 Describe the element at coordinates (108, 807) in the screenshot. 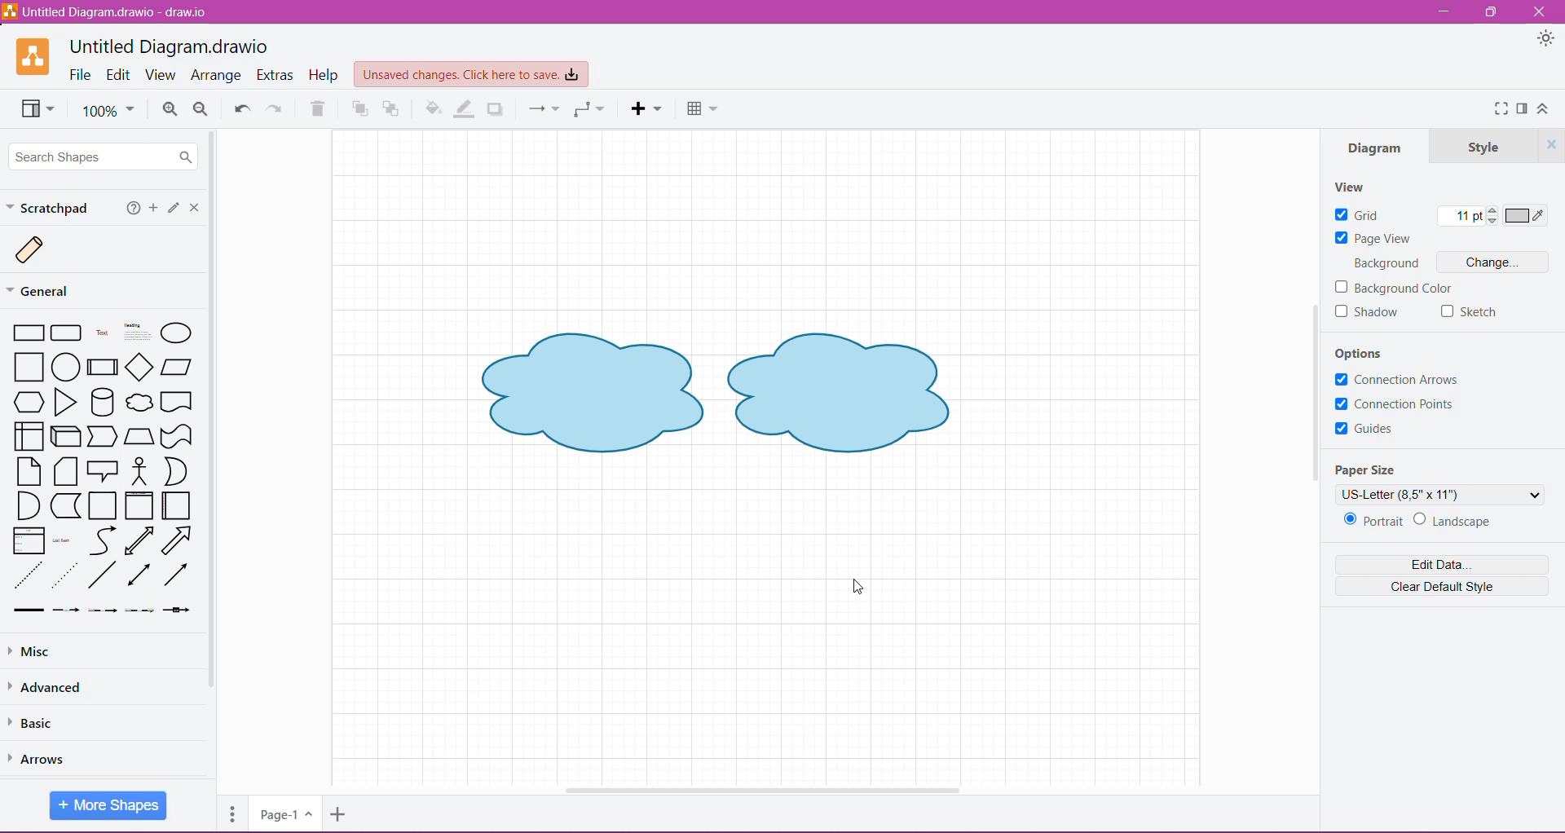

I see `More Shapes` at that location.